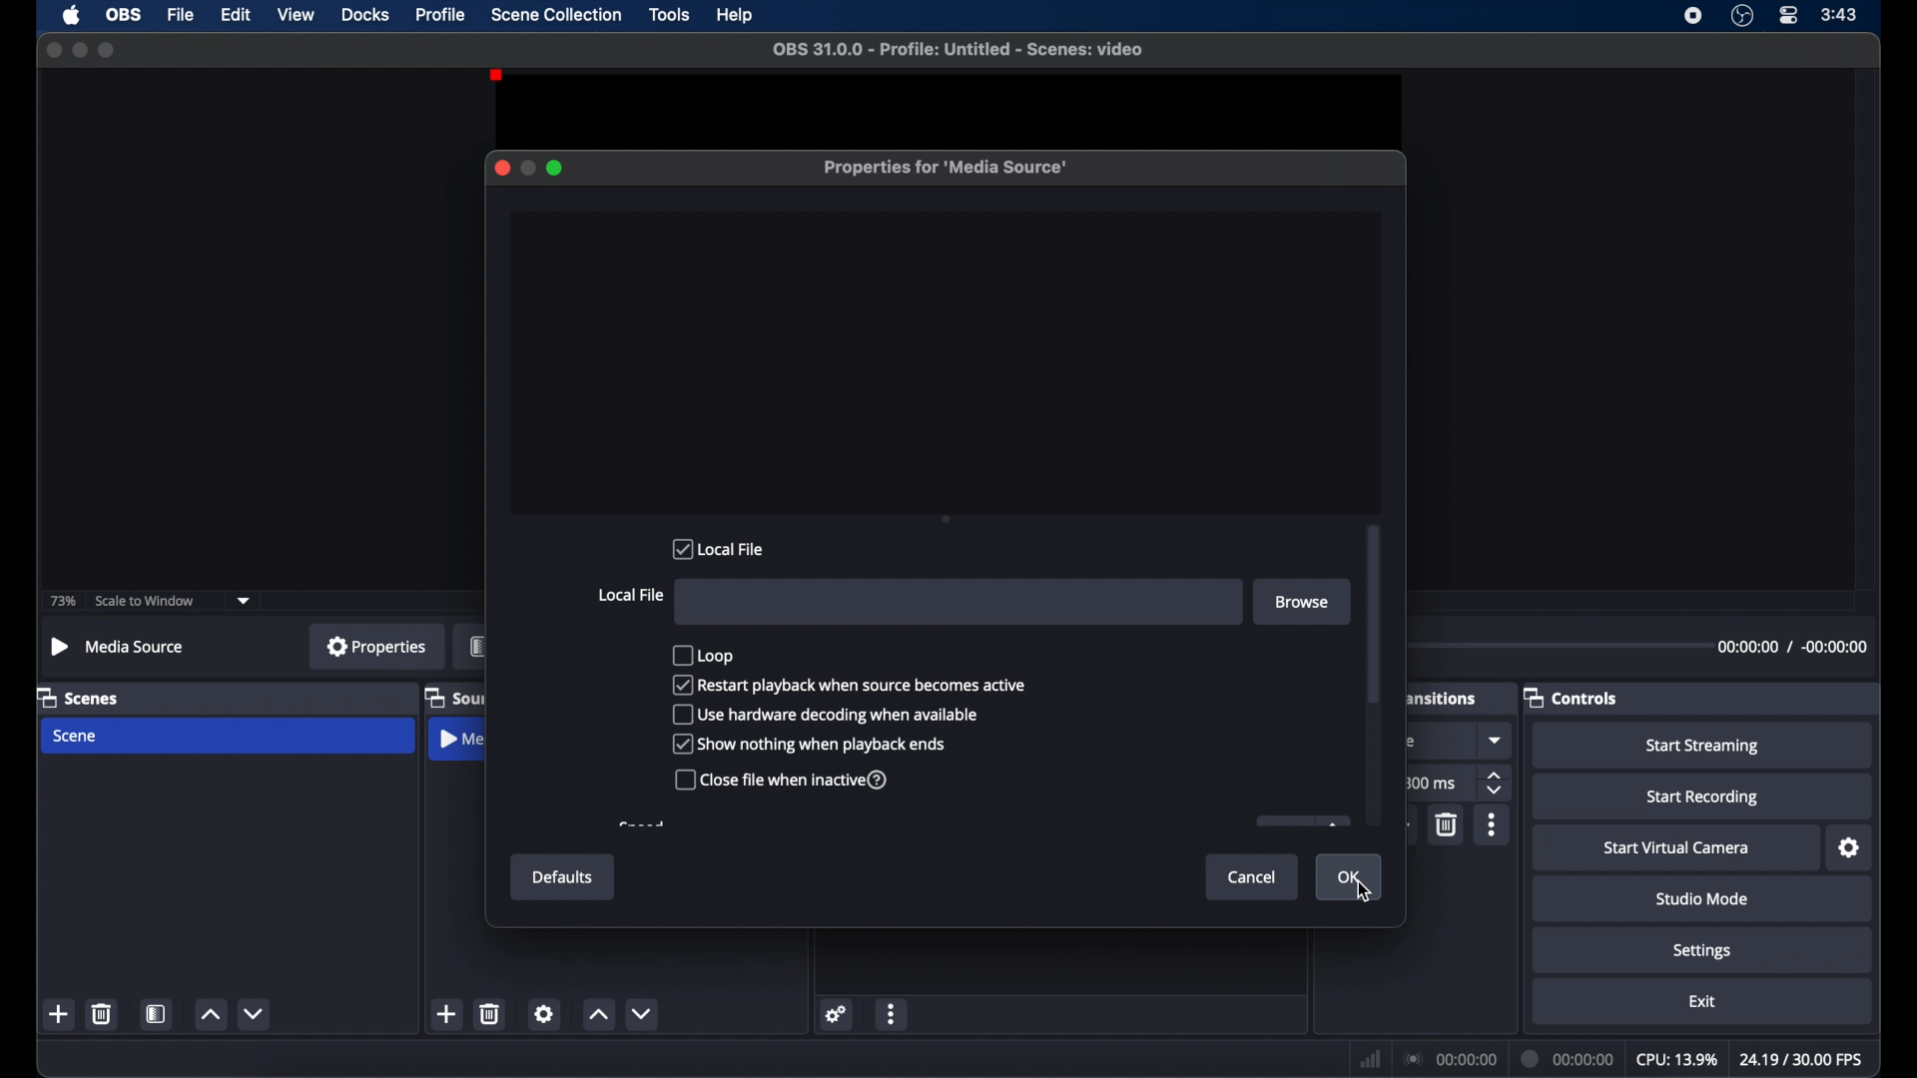  Describe the element at coordinates (1849, 847) in the screenshot. I see `settings` at that location.